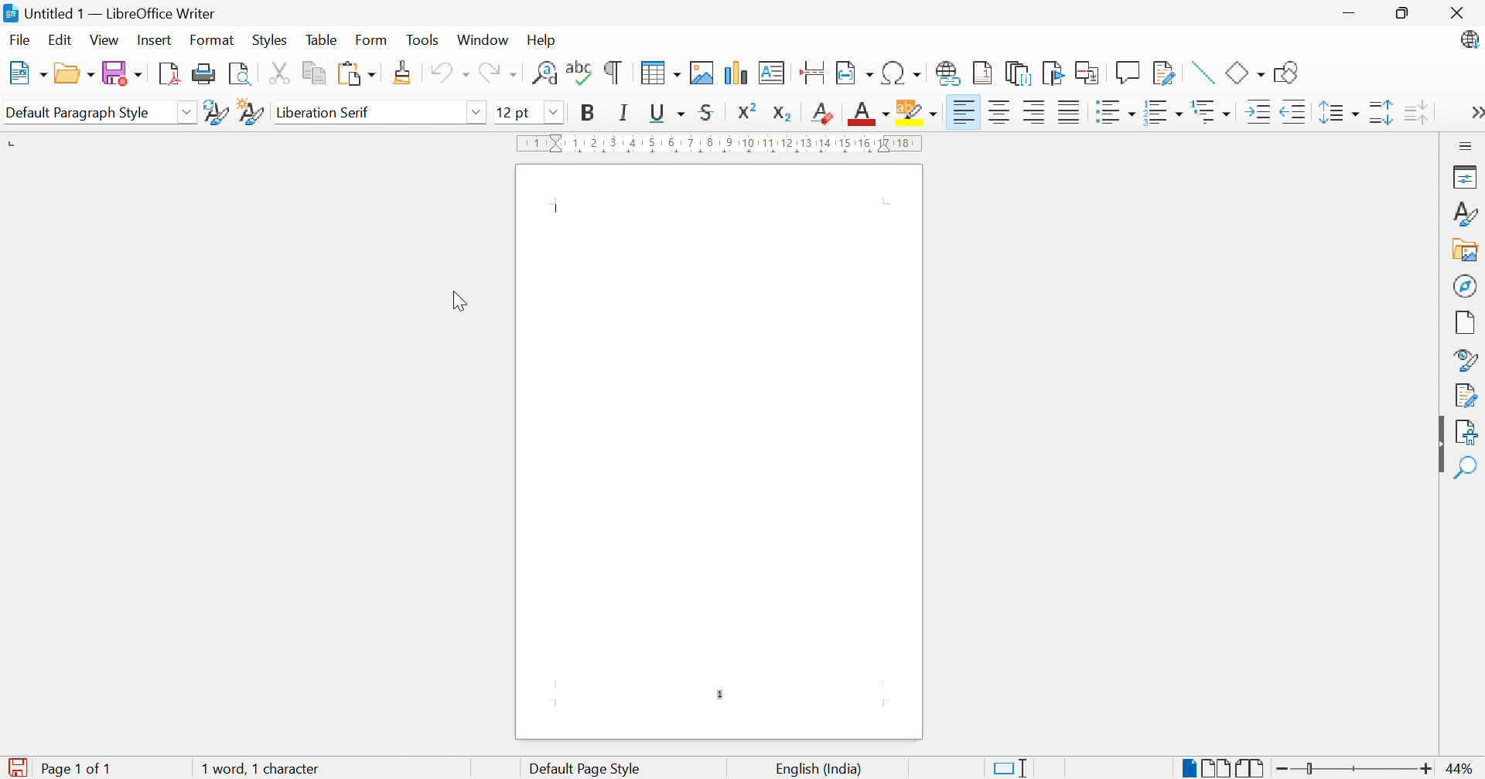  Describe the element at coordinates (18, 40) in the screenshot. I see `File` at that location.